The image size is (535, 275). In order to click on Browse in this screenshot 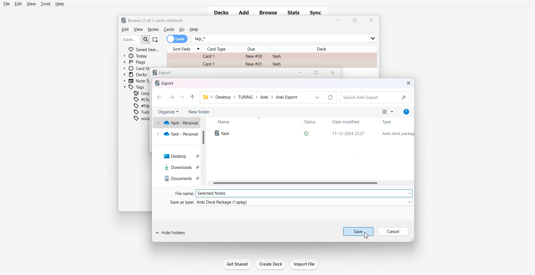, I will do `click(268, 12)`.